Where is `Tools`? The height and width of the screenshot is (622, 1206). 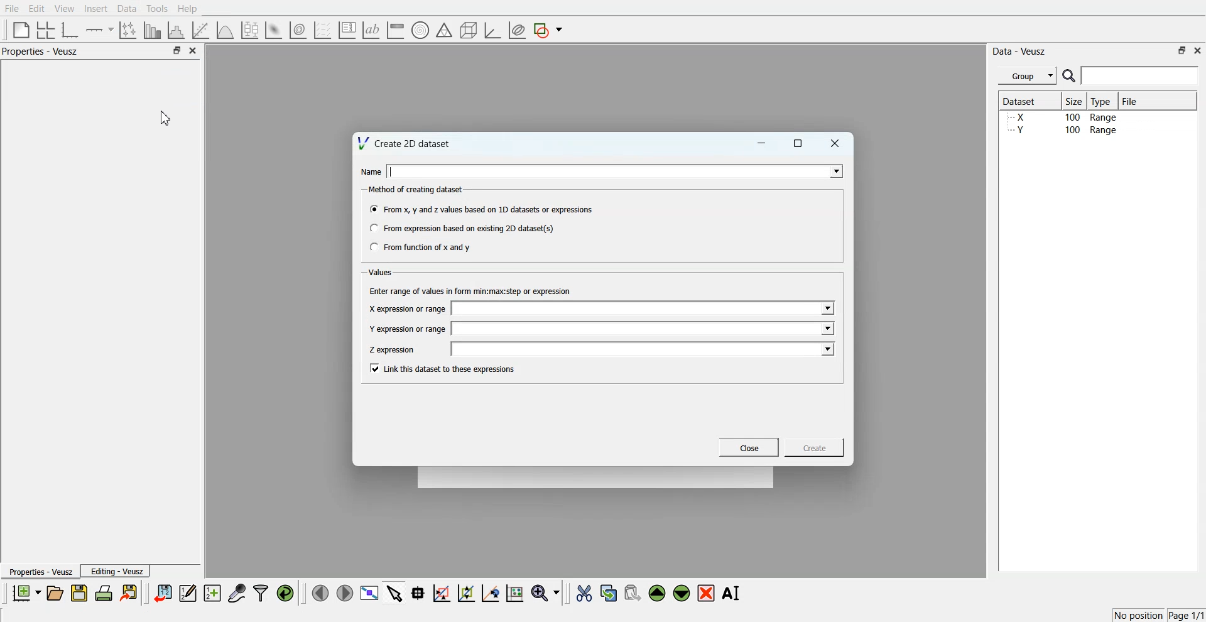 Tools is located at coordinates (158, 9).